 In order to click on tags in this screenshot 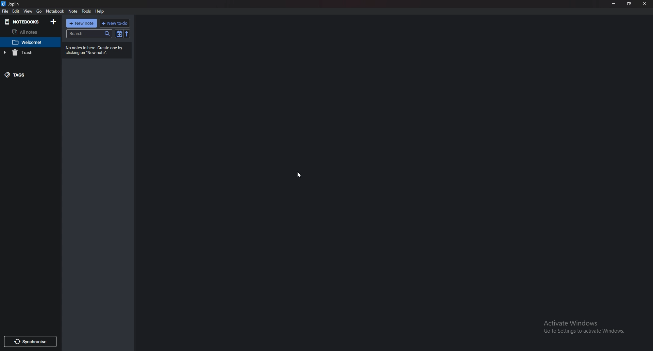, I will do `click(21, 75)`.